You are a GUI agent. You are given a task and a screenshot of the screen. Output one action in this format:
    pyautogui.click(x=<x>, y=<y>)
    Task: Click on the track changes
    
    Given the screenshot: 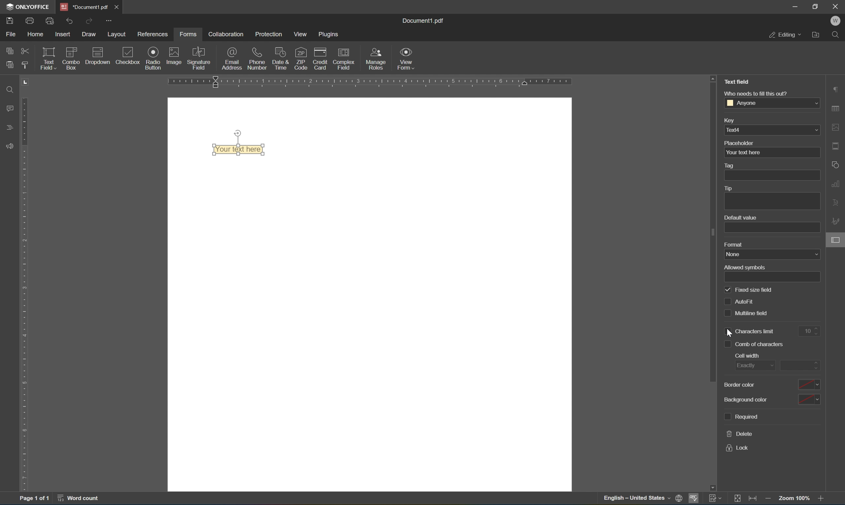 What is the action you would take?
    pyautogui.click(x=714, y=498)
    